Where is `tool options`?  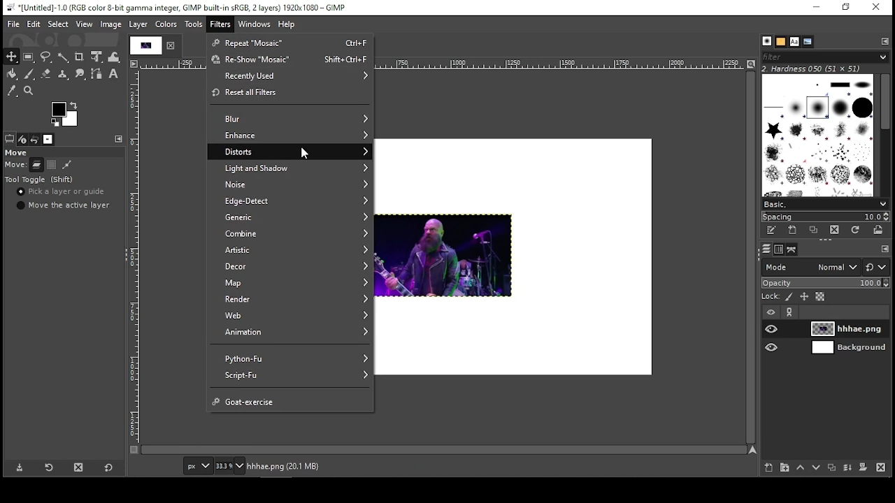
tool options is located at coordinates (8, 139).